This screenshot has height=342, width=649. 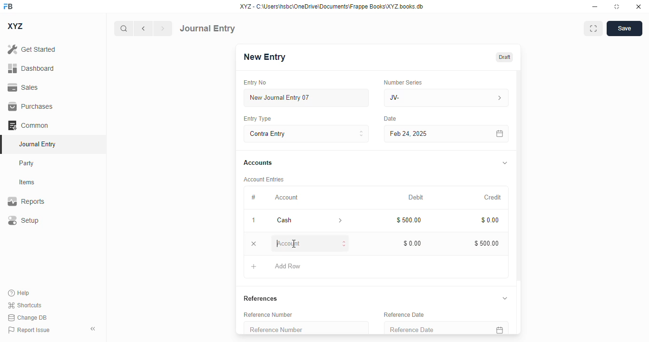 I want to click on new entry, so click(x=265, y=57).